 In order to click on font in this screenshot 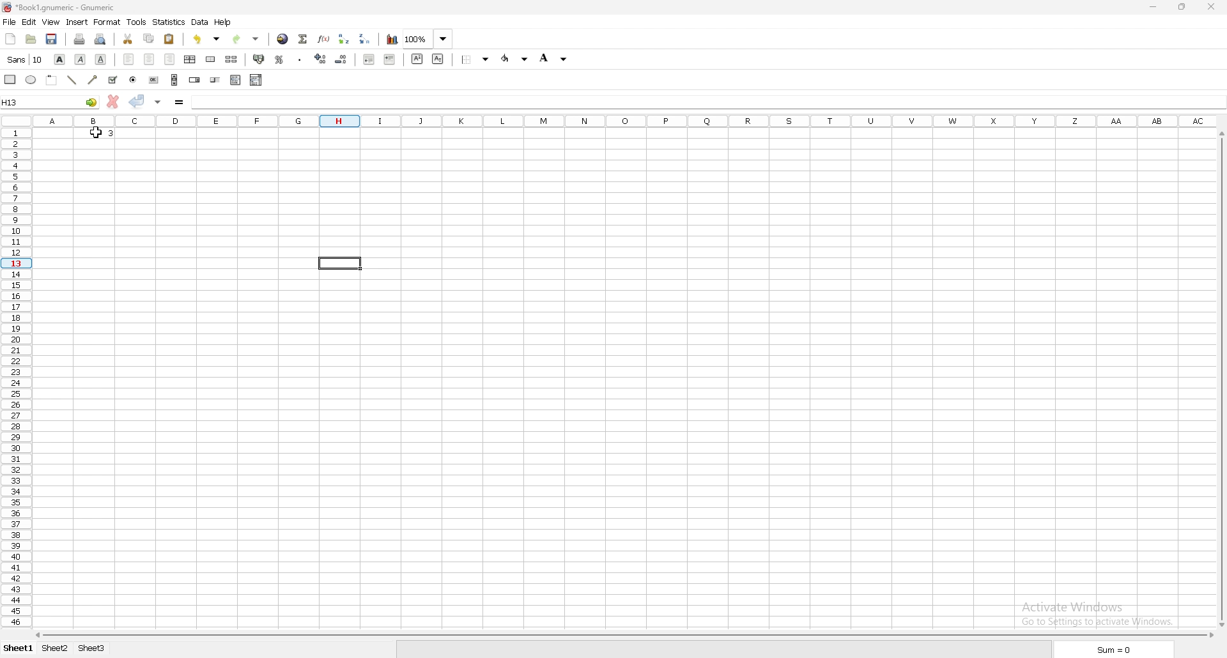, I will do `click(24, 59)`.